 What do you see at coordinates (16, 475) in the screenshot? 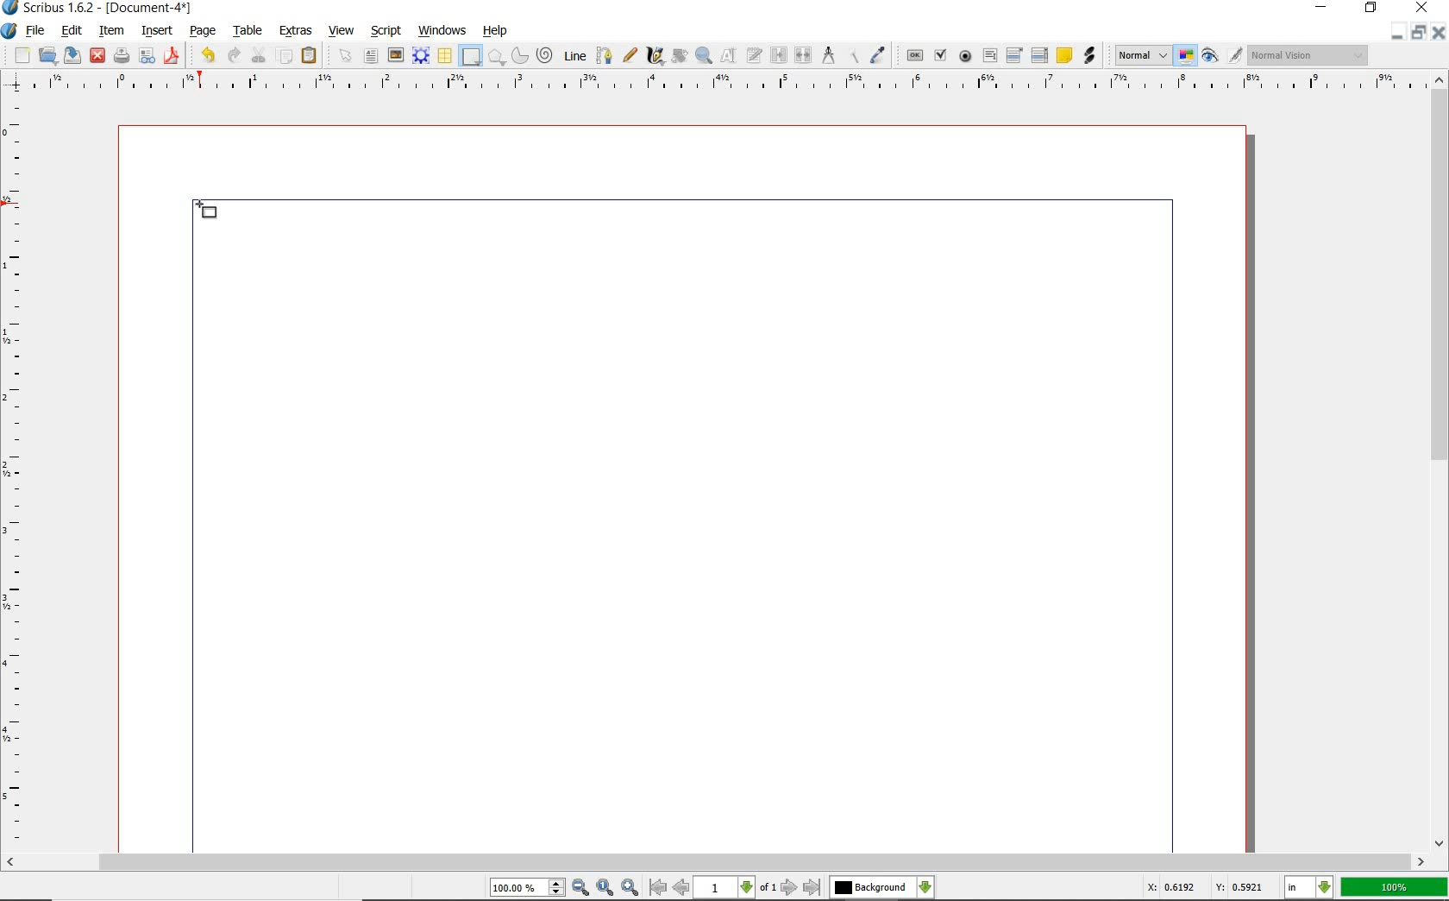
I see `ruler` at bounding box center [16, 475].